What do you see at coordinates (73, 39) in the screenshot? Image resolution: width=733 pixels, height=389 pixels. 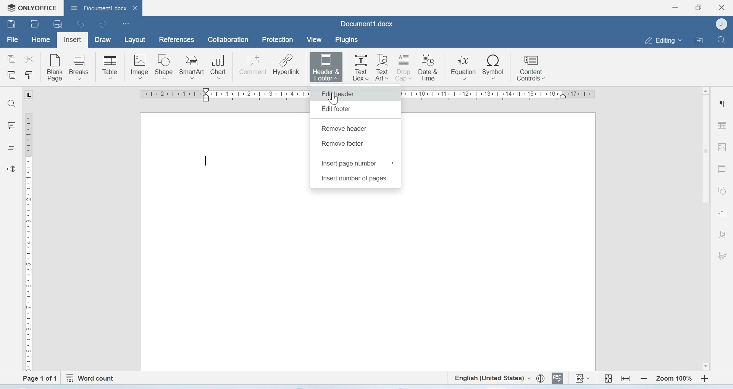 I see `Insert` at bounding box center [73, 39].